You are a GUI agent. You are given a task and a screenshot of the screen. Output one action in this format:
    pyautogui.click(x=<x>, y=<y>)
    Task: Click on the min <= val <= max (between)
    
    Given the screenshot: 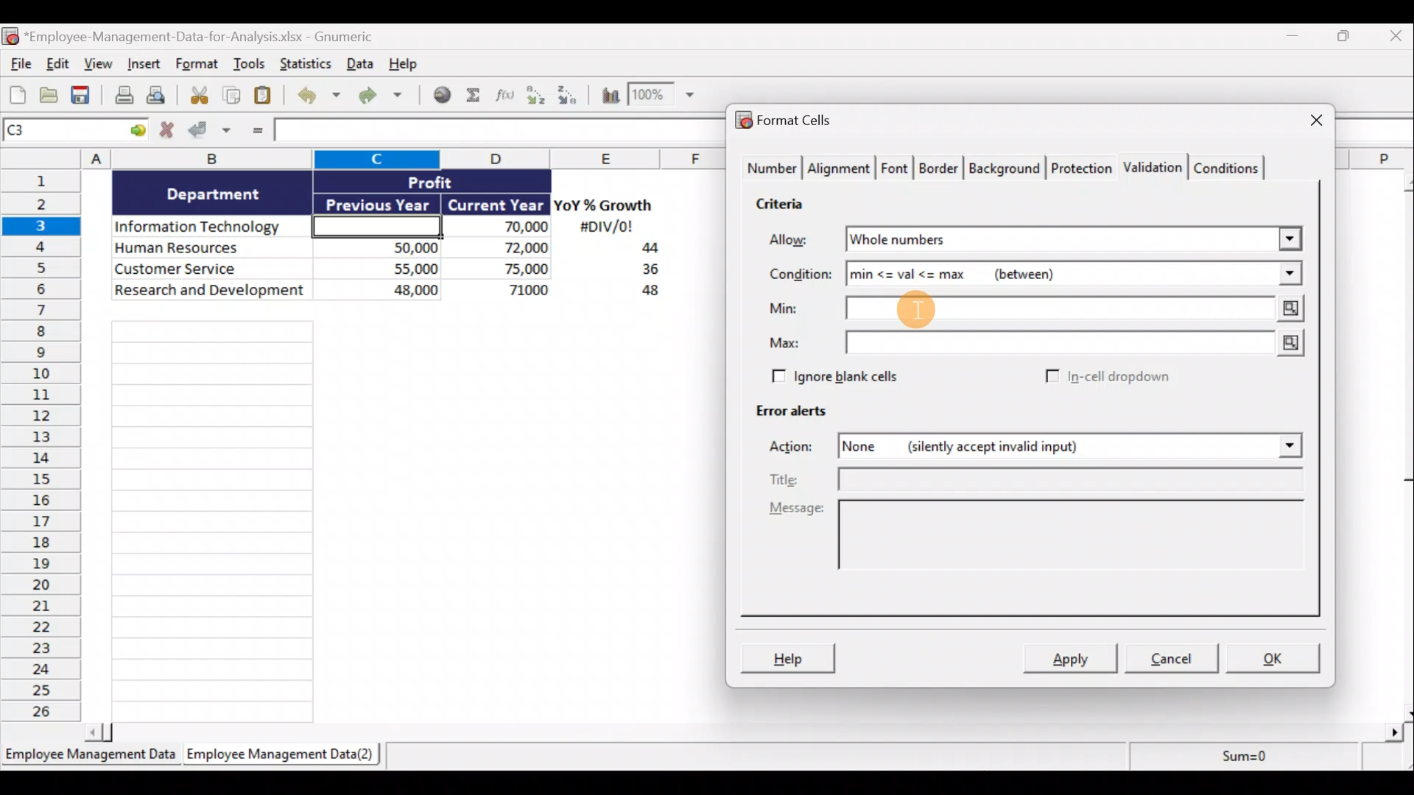 What is the action you would take?
    pyautogui.click(x=1055, y=277)
    